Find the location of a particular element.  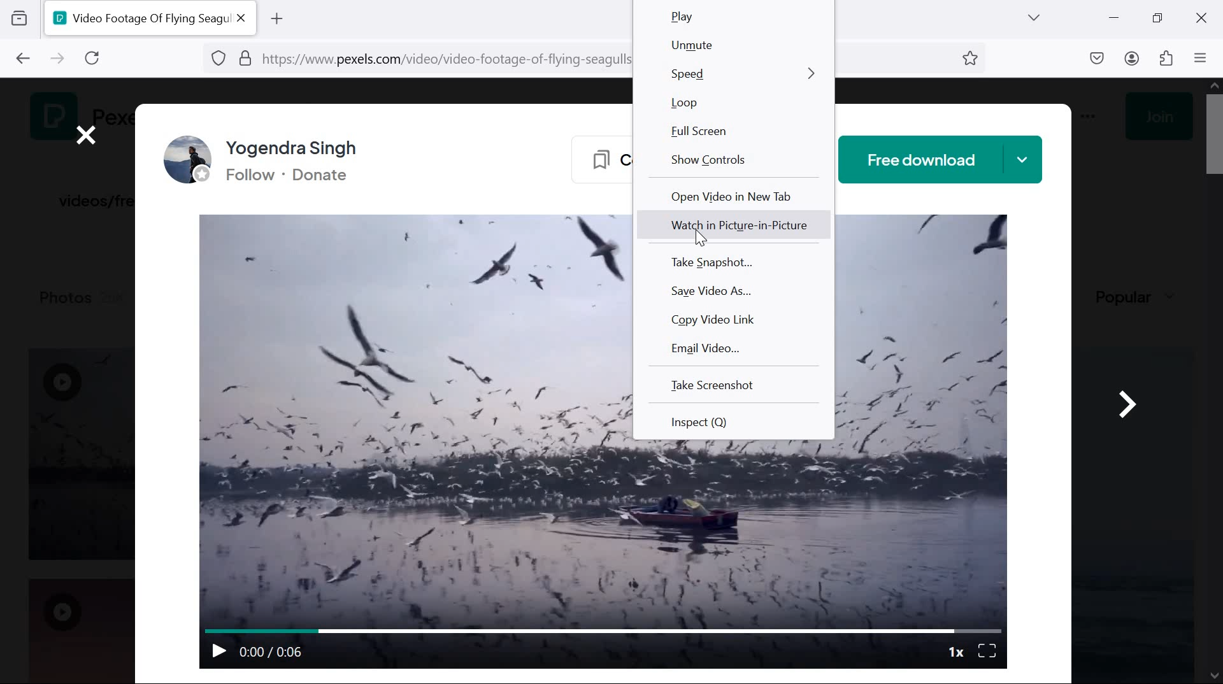

close is located at coordinates (87, 135).